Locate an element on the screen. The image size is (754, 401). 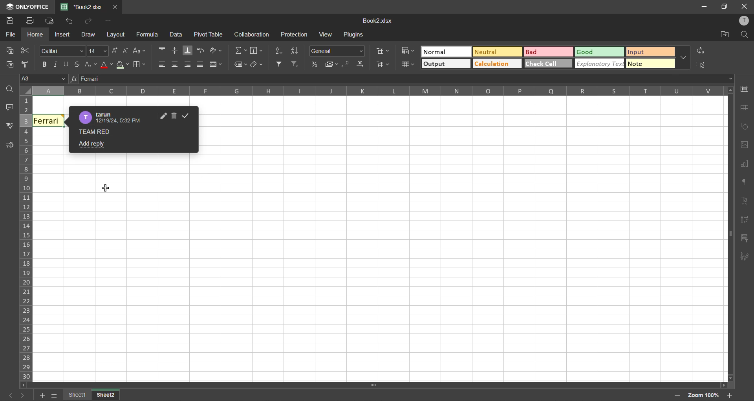
sheet list is located at coordinates (53, 396).